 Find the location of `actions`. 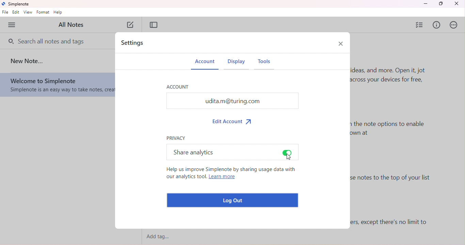

actions is located at coordinates (455, 25).